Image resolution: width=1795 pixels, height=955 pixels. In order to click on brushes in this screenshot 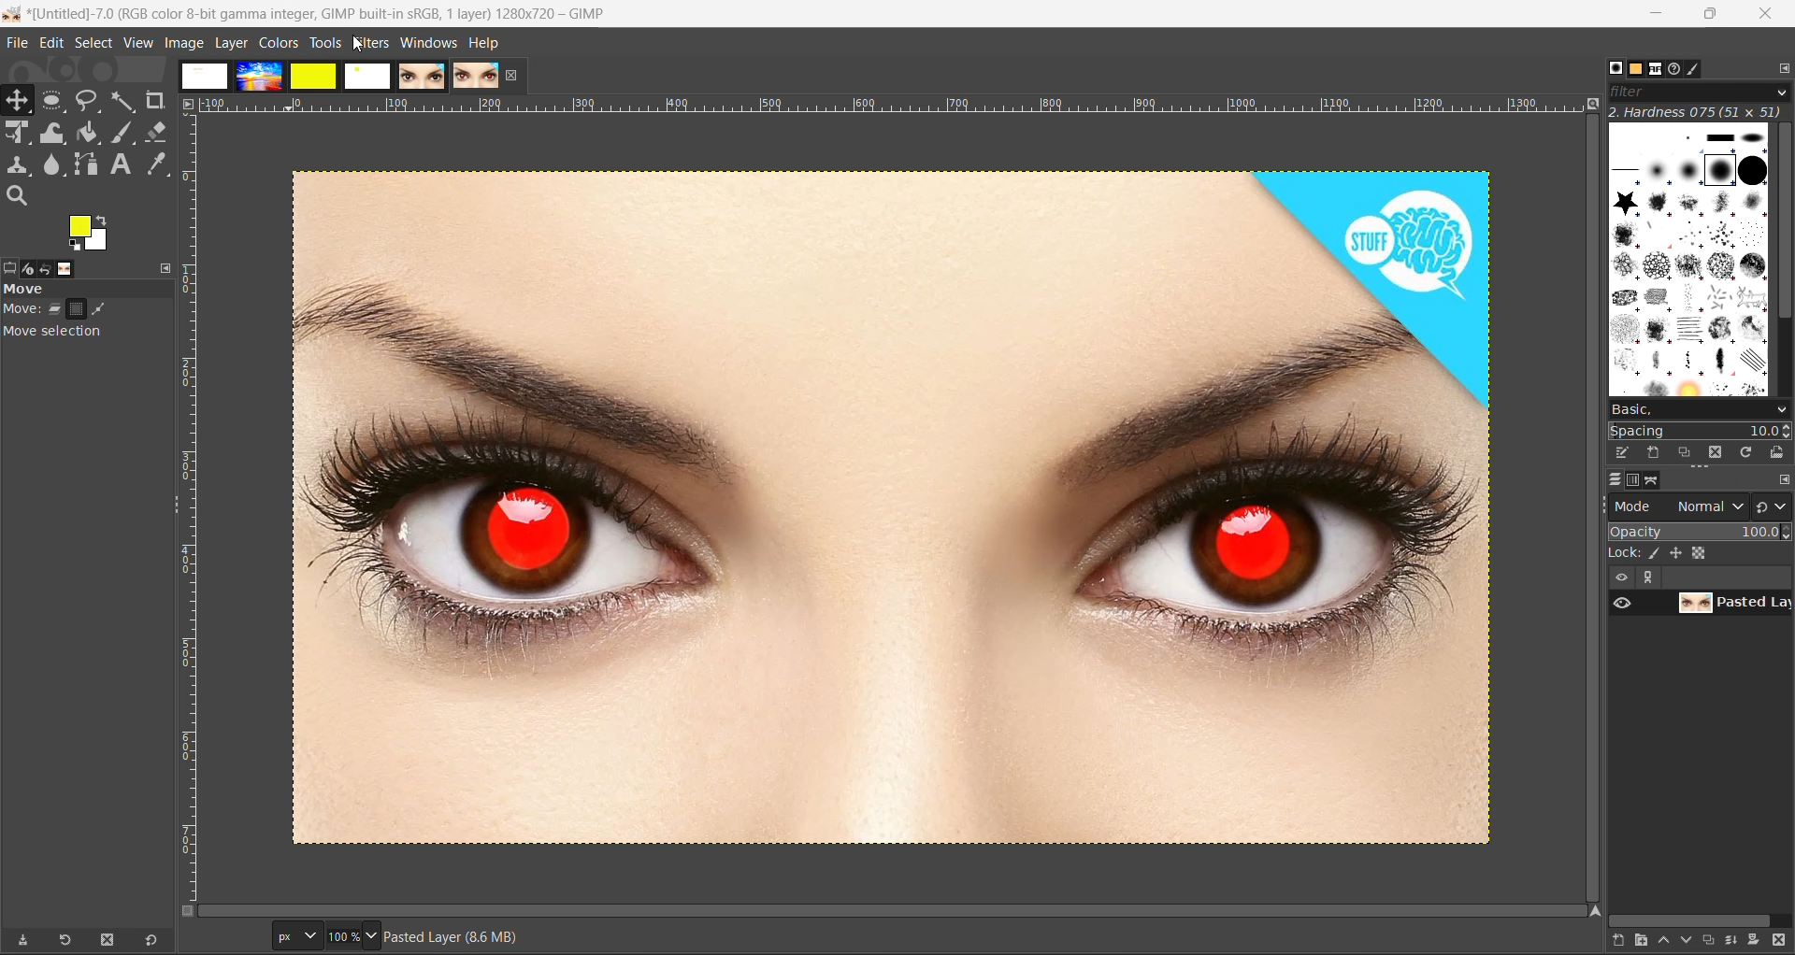, I will do `click(1687, 260)`.